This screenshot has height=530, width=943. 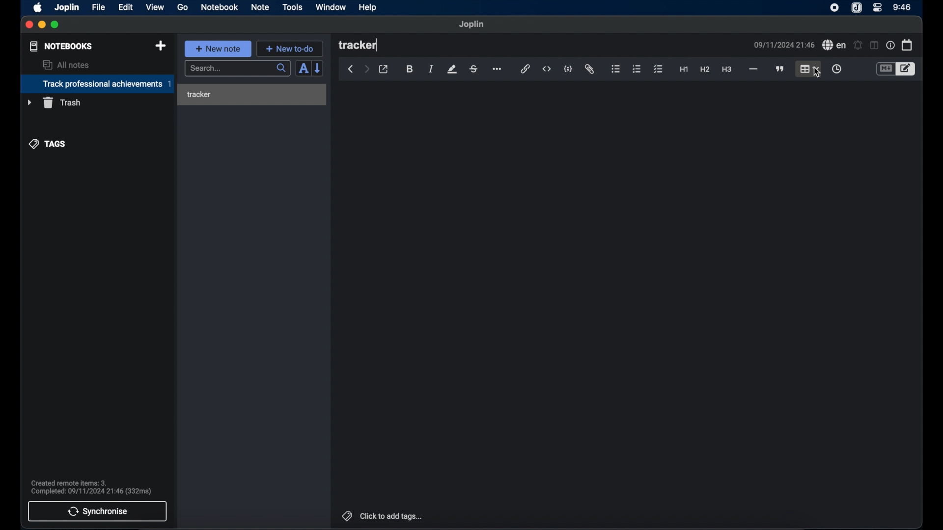 What do you see at coordinates (836, 69) in the screenshot?
I see `insert time` at bounding box center [836, 69].